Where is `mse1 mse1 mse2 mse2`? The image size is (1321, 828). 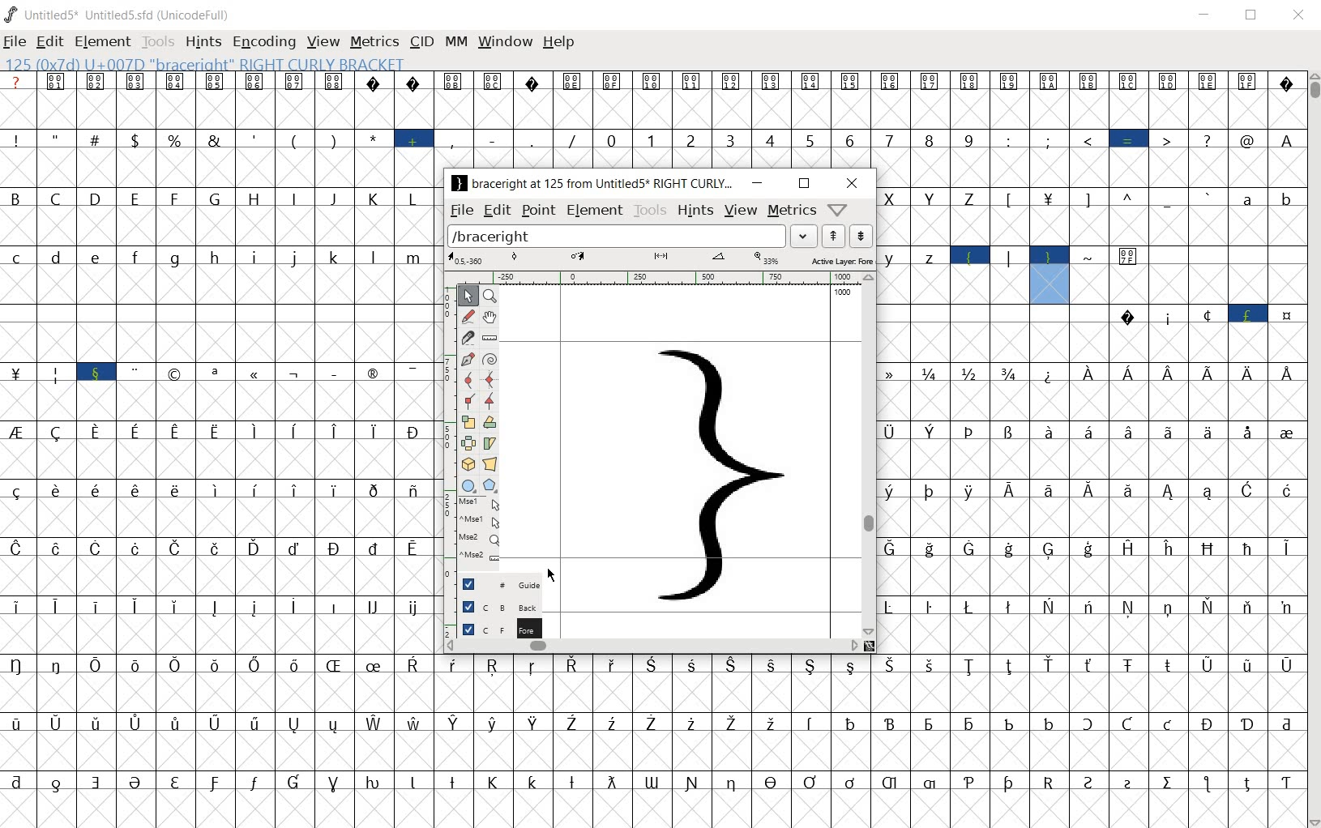 mse1 mse1 mse2 mse2 is located at coordinates (474, 531).